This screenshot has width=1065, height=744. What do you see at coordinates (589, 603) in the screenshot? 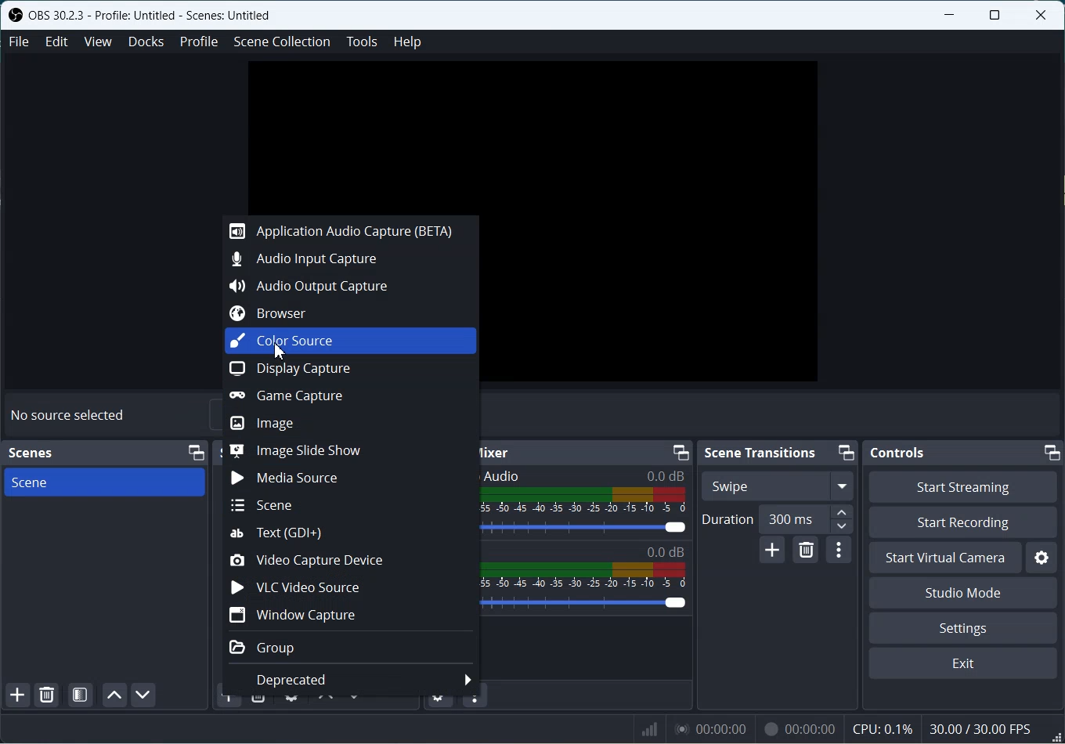
I see `Volume Adjuster` at bounding box center [589, 603].